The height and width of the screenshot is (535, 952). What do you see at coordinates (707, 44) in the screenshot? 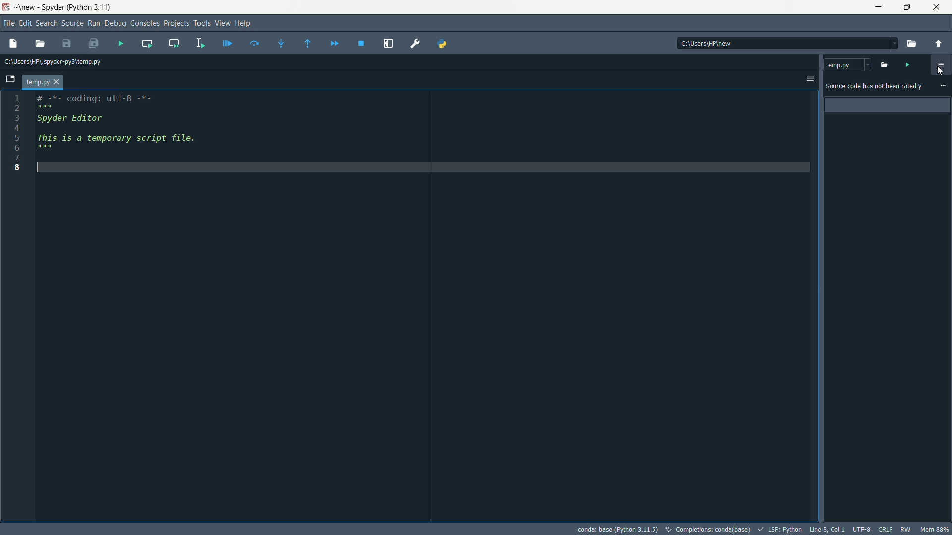
I see `directory: c:\users\hp\new` at bounding box center [707, 44].